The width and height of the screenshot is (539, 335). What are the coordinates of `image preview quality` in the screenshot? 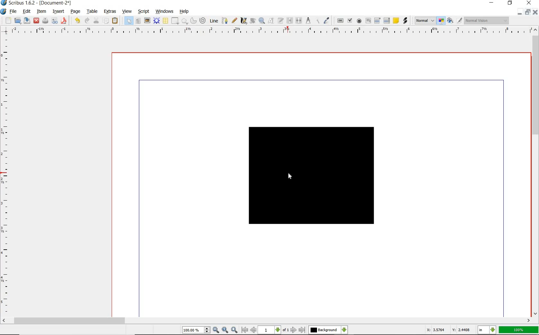 It's located at (425, 21).